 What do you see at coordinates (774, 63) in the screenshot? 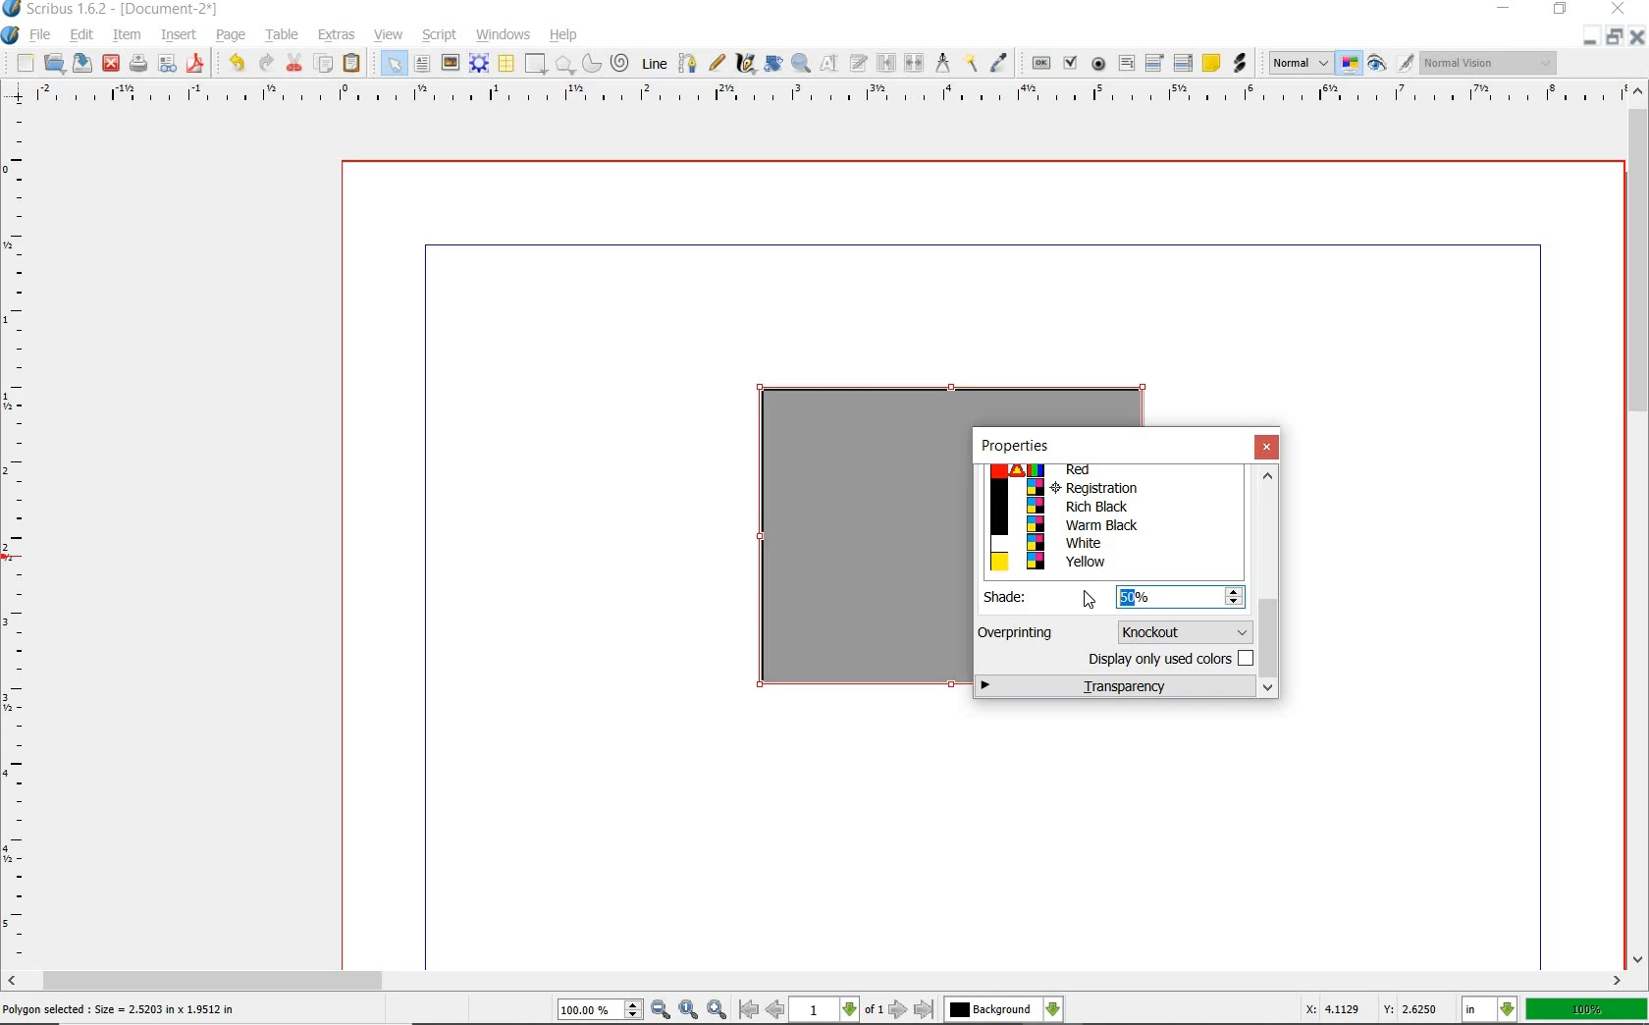
I see `rotate item` at bounding box center [774, 63].